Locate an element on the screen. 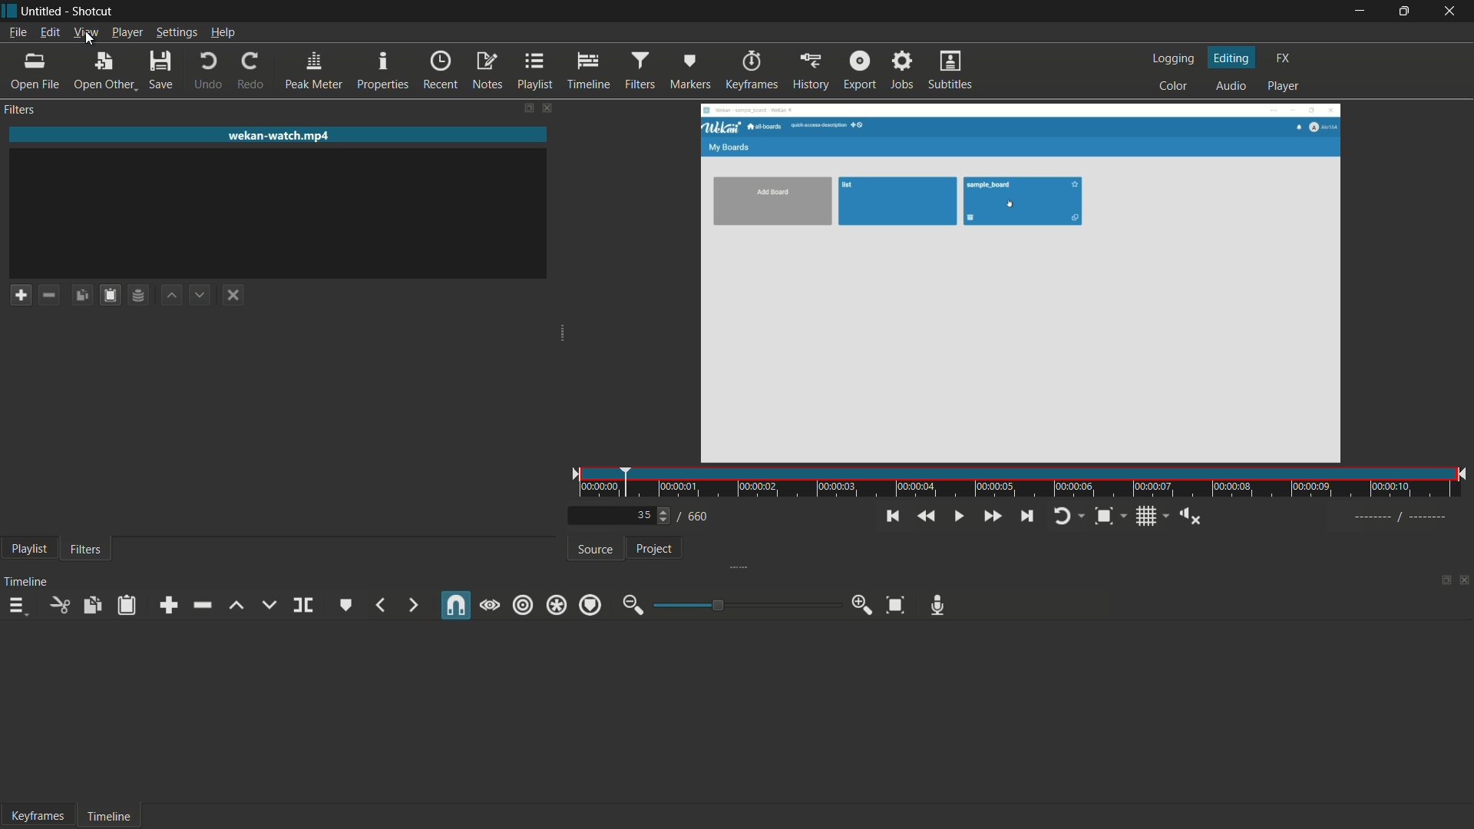  peak meter is located at coordinates (315, 72).